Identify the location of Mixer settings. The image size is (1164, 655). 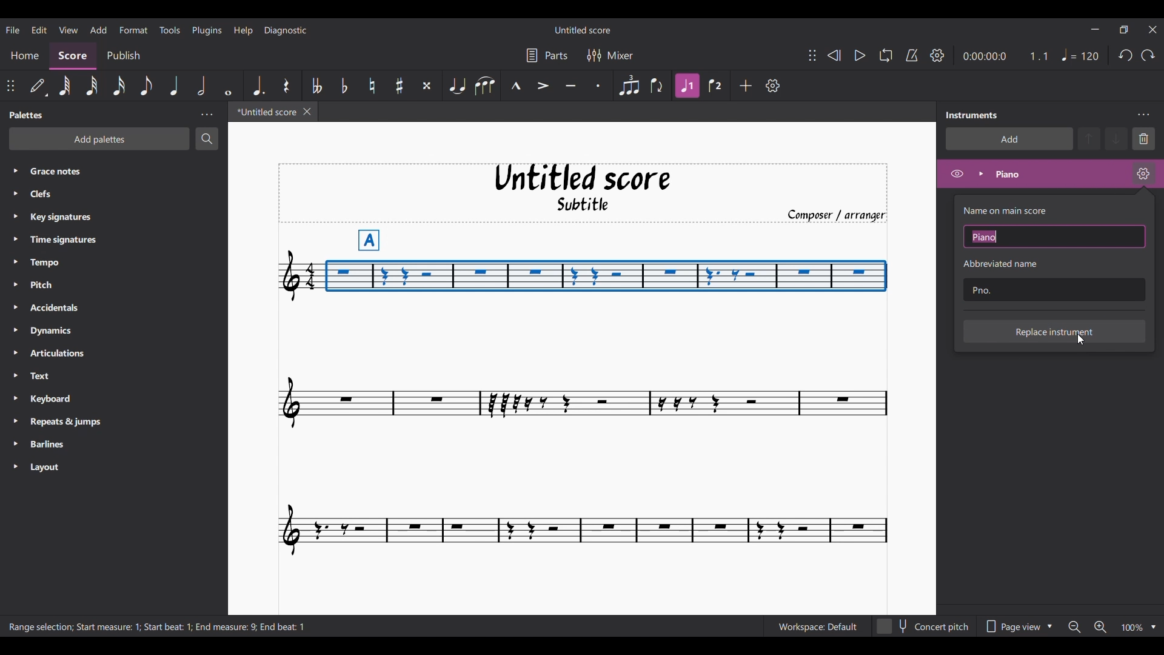
(610, 55).